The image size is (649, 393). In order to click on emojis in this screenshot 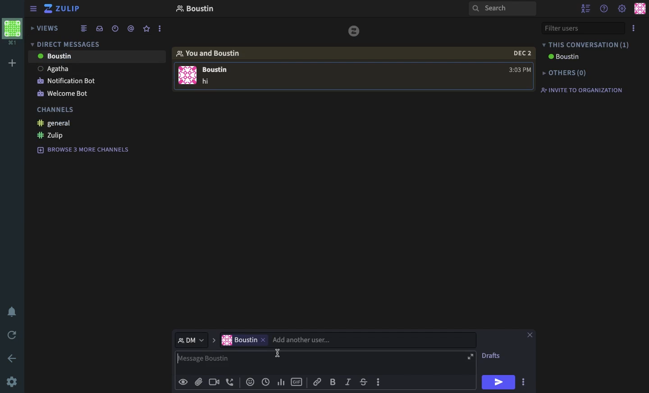, I will do `click(250, 381)`.